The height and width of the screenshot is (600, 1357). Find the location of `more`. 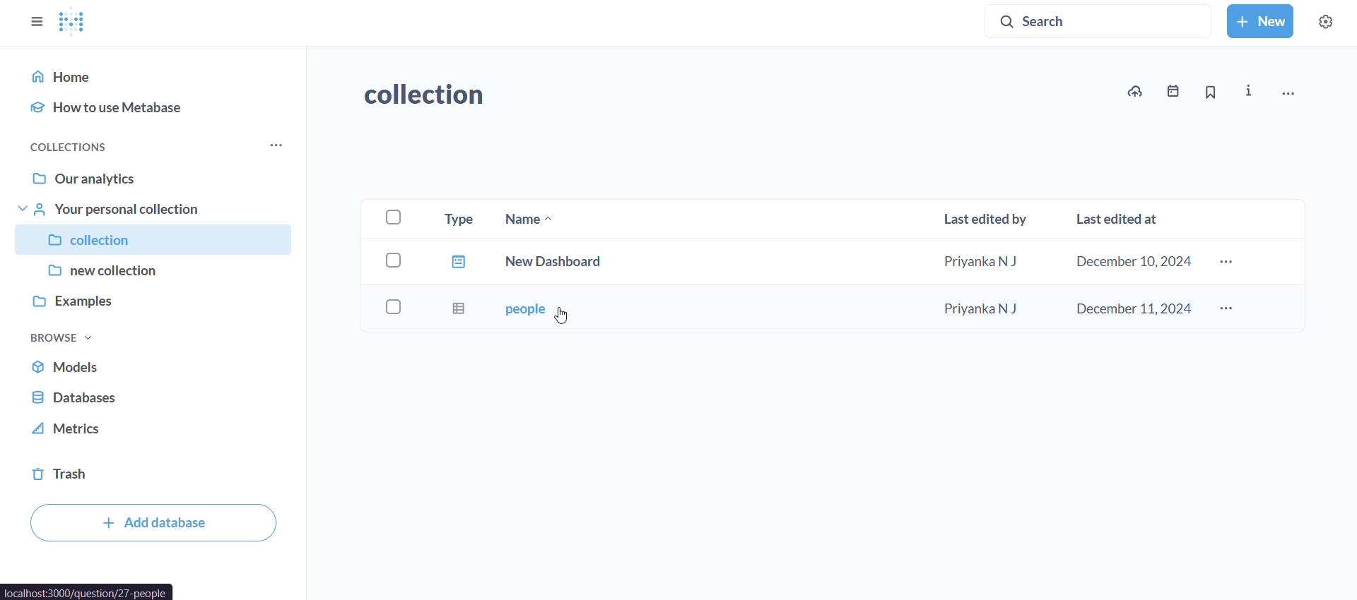

more is located at coordinates (1230, 263).